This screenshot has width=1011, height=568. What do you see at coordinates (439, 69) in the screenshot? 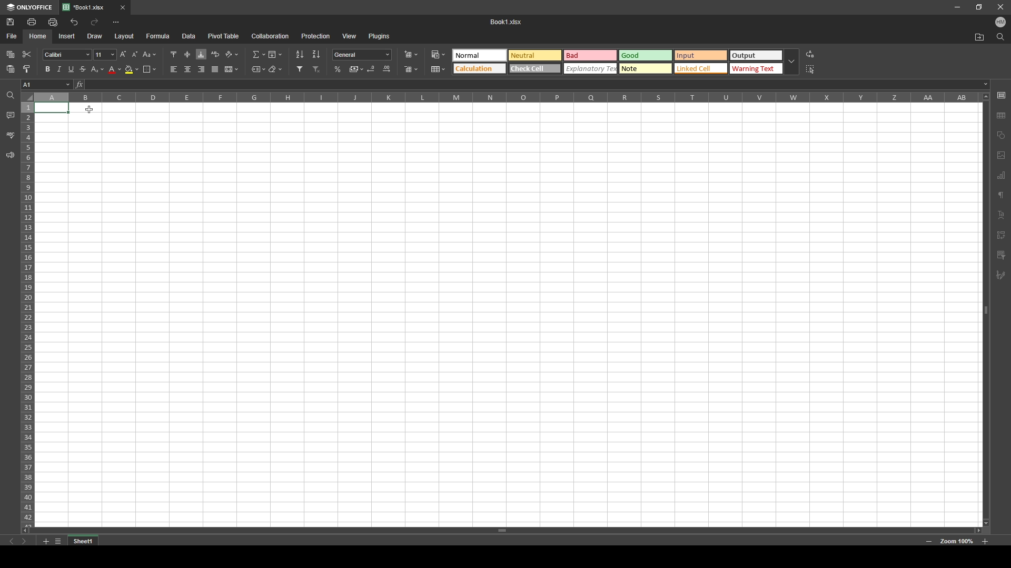
I see `table` at bounding box center [439, 69].